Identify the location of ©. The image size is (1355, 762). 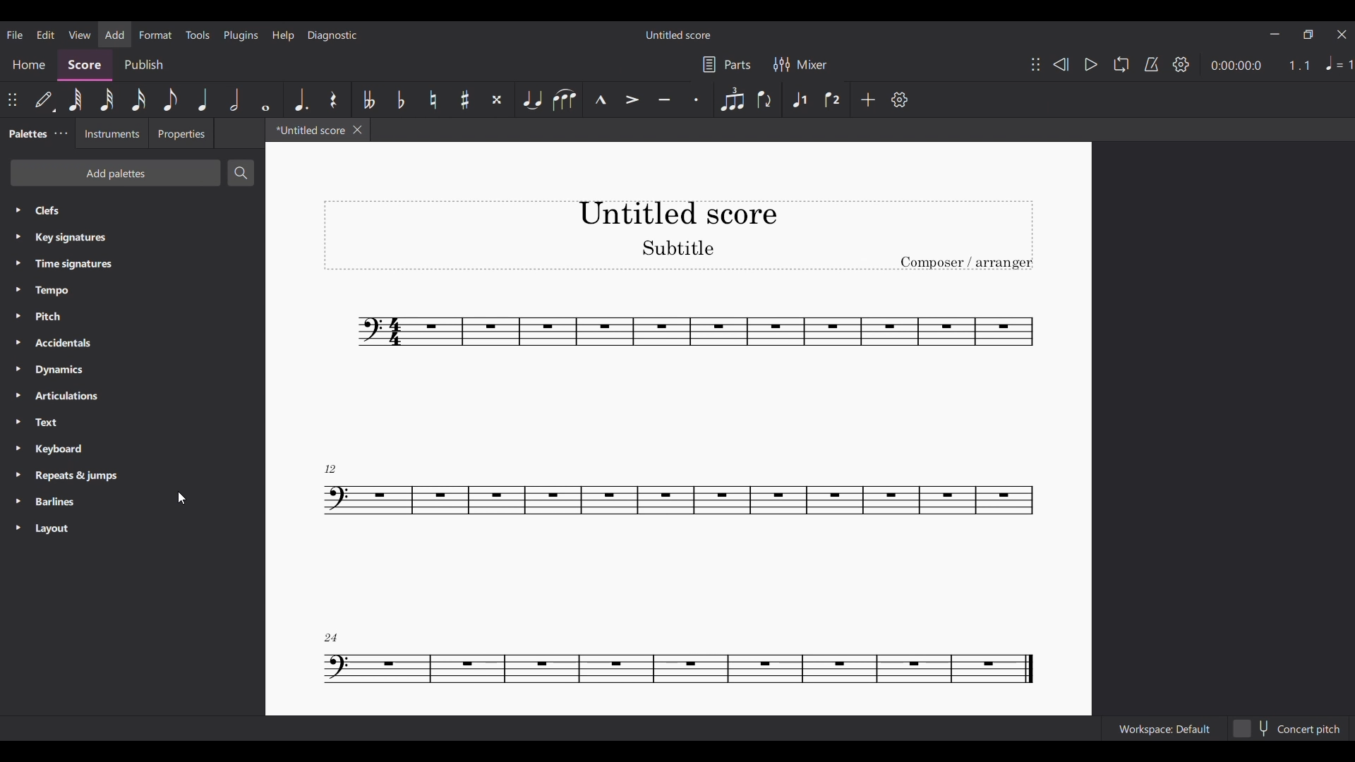
(268, 99).